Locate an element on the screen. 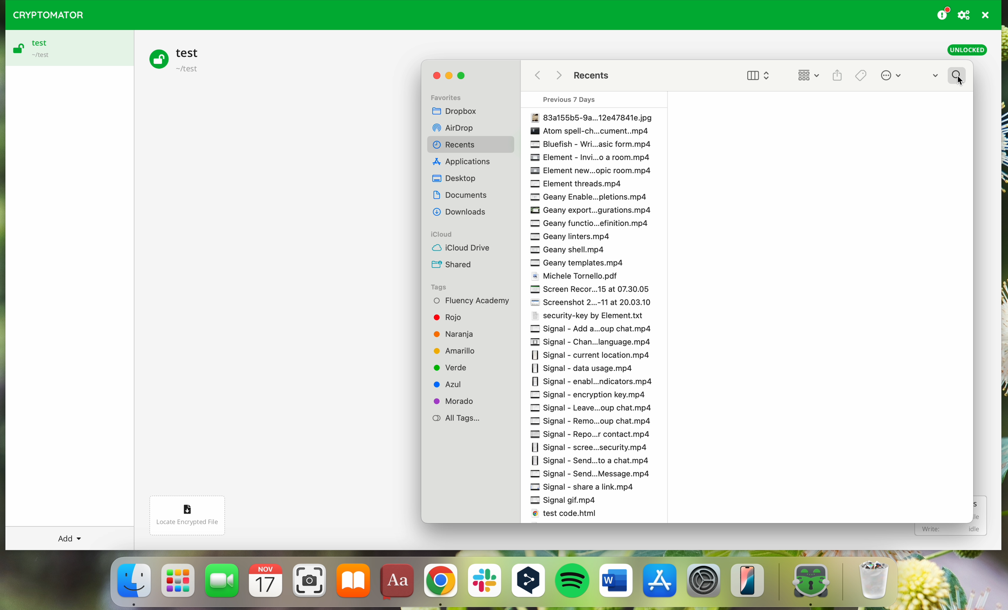 The image size is (1008, 610).  is located at coordinates (463, 195).